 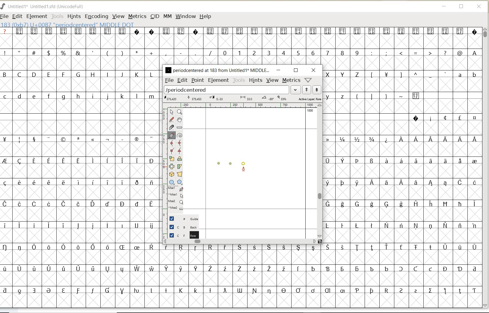 I want to click on TOOLS, so click(x=57, y=16).